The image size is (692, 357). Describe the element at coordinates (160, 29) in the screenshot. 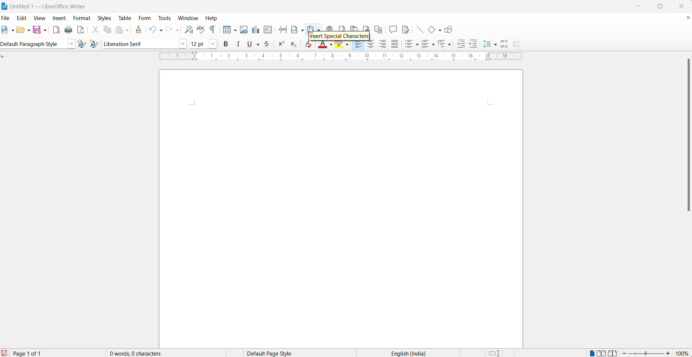

I see `undo options` at that location.